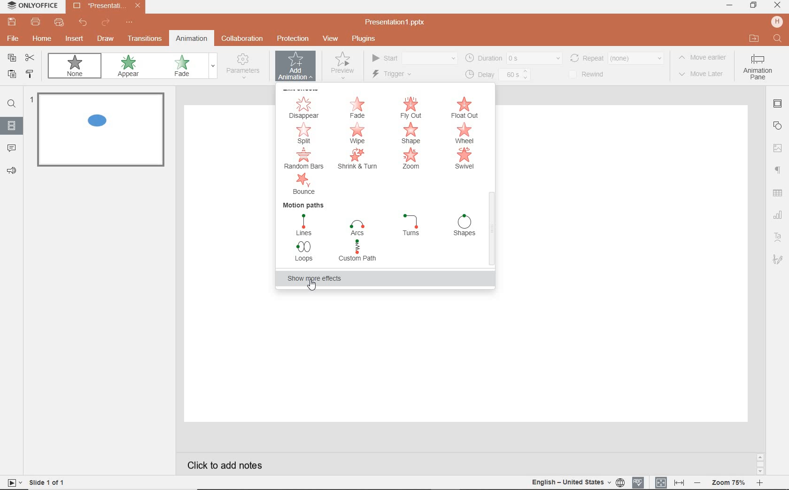 The height and width of the screenshot is (490, 789). Describe the element at coordinates (464, 159) in the screenshot. I see `SWIVEL` at that location.